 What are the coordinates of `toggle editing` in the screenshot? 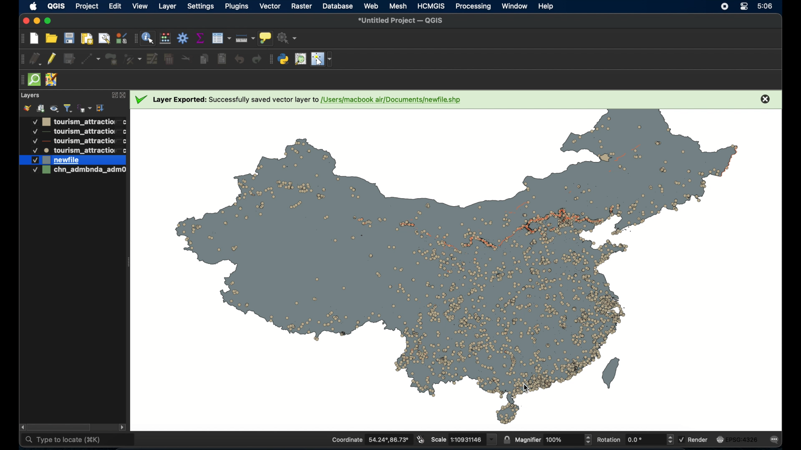 It's located at (53, 59).